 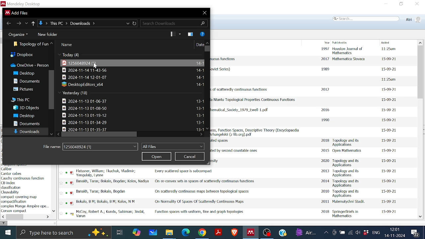 What do you see at coordinates (67, 184) in the screenshot?
I see `read status` at bounding box center [67, 184].